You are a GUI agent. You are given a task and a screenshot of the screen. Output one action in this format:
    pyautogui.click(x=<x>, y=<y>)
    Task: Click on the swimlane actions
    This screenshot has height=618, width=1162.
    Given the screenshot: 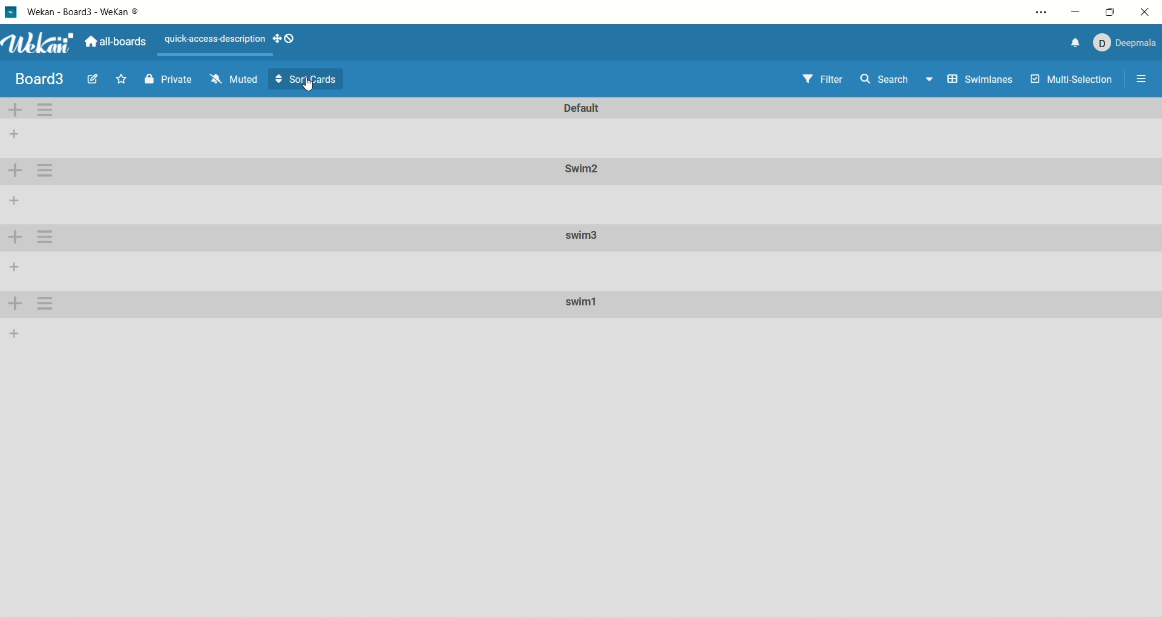 What is the action you would take?
    pyautogui.click(x=46, y=109)
    